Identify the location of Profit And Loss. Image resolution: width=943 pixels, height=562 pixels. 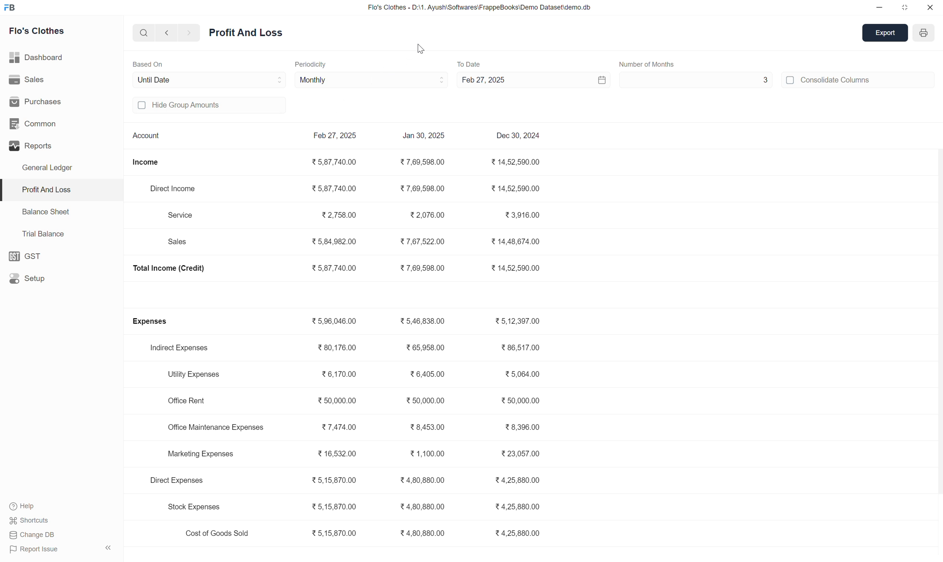
(44, 189).